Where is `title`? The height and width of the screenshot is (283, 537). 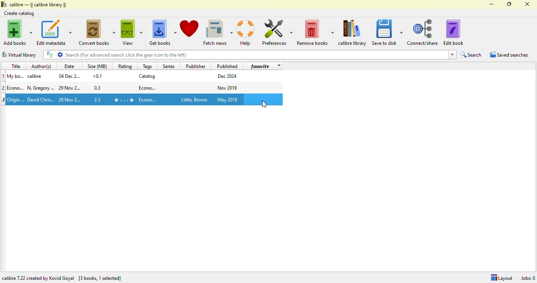 title is located at coordinates (16, 99).